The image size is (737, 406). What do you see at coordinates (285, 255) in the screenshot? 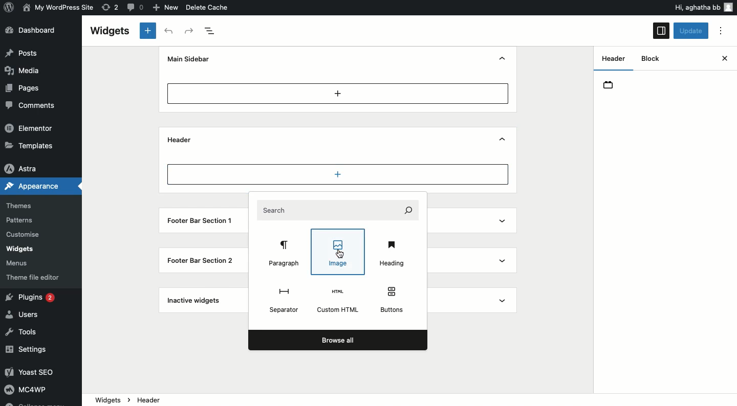
I see `Paragraph` at bounding box center [285, 255].